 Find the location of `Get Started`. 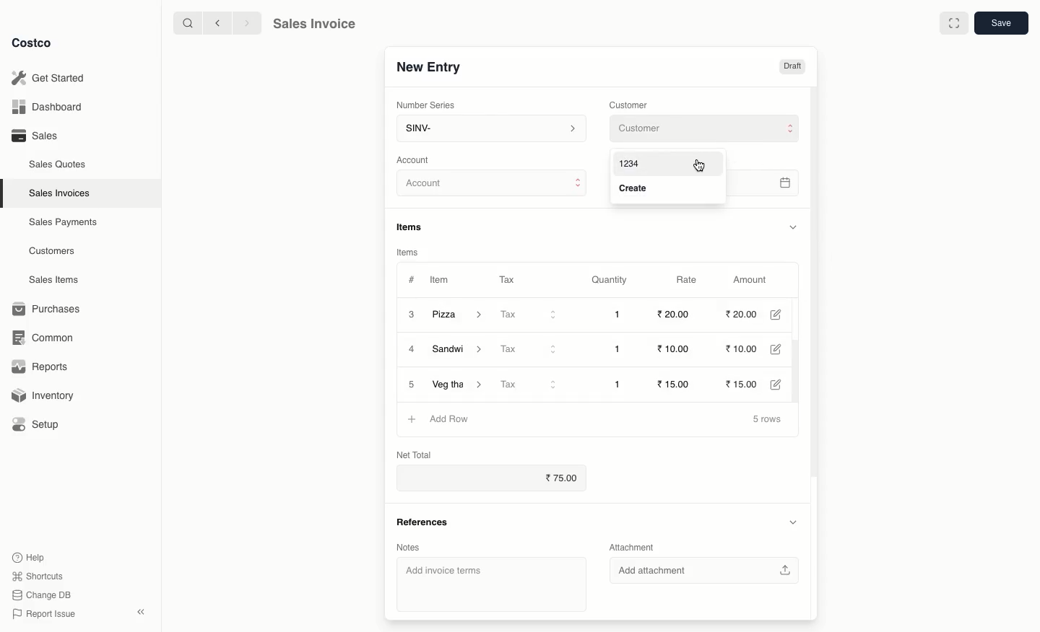

Get Started is located at coordinates (48, 77).